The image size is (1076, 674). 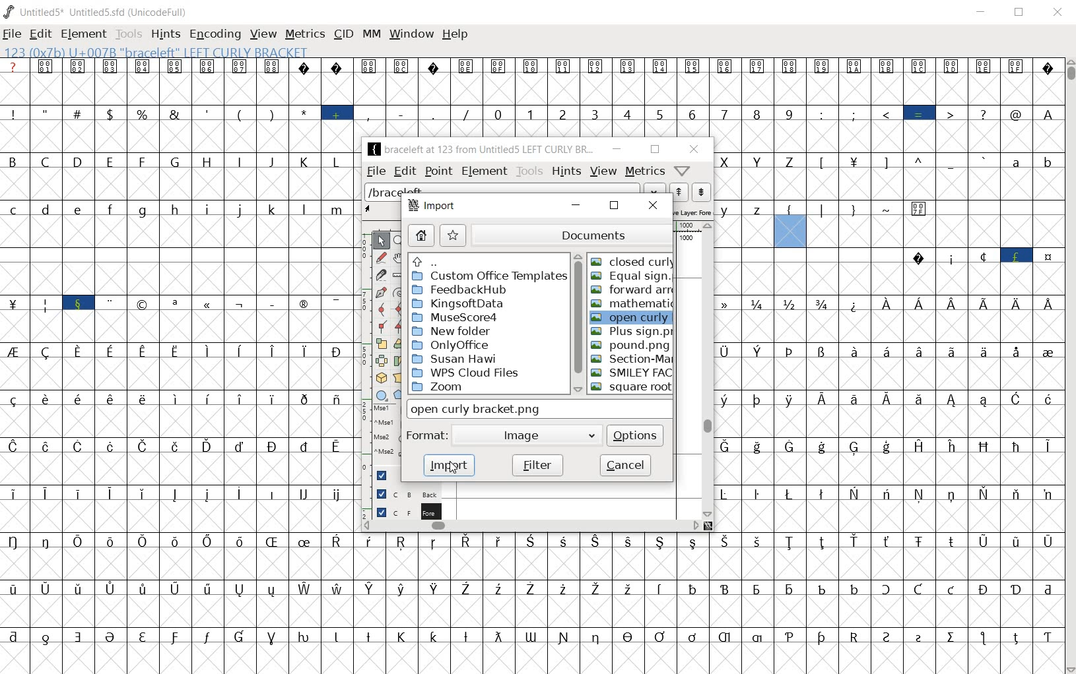 I want to click on import, so click(x=431, y=206).